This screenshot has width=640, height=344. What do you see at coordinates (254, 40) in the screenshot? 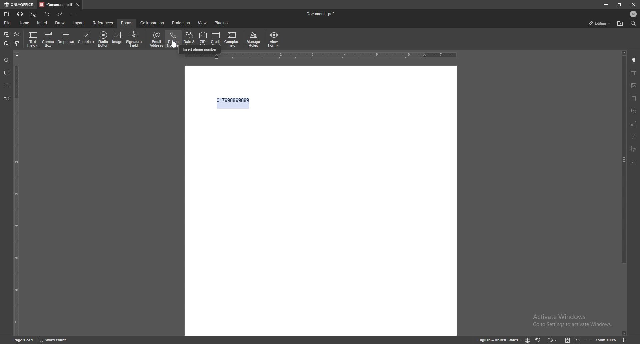
I see `manage roles` at bounding box center [254, 40].